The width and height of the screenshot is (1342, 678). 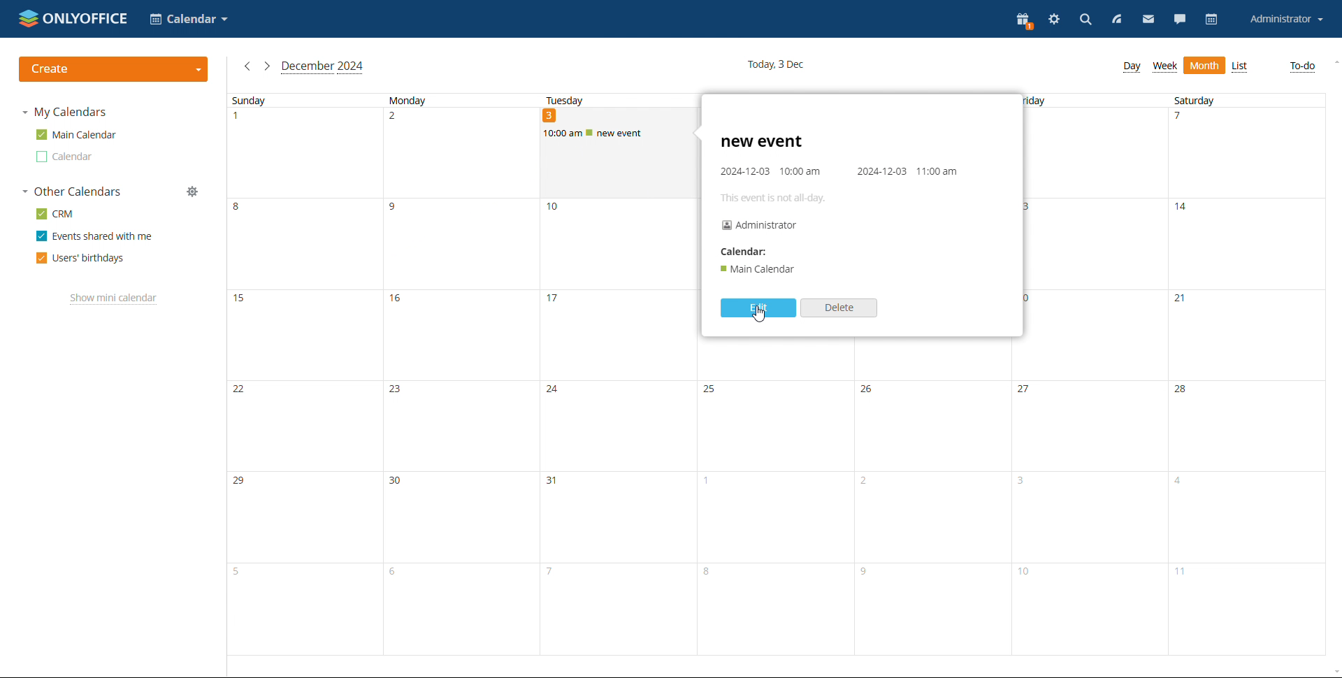 I want to click on 9, so click(x=933, y=609).